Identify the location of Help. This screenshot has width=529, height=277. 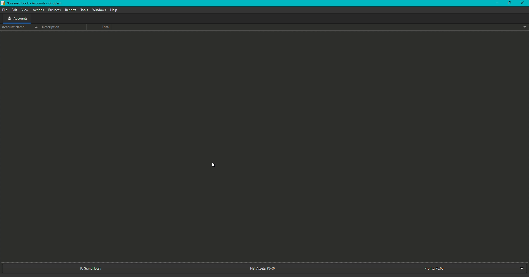
(114, 10).